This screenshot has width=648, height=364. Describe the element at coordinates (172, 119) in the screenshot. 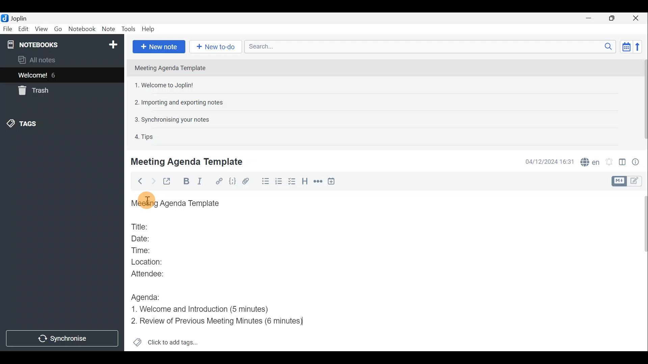

I see `3. Synchronising your notes` at that location.